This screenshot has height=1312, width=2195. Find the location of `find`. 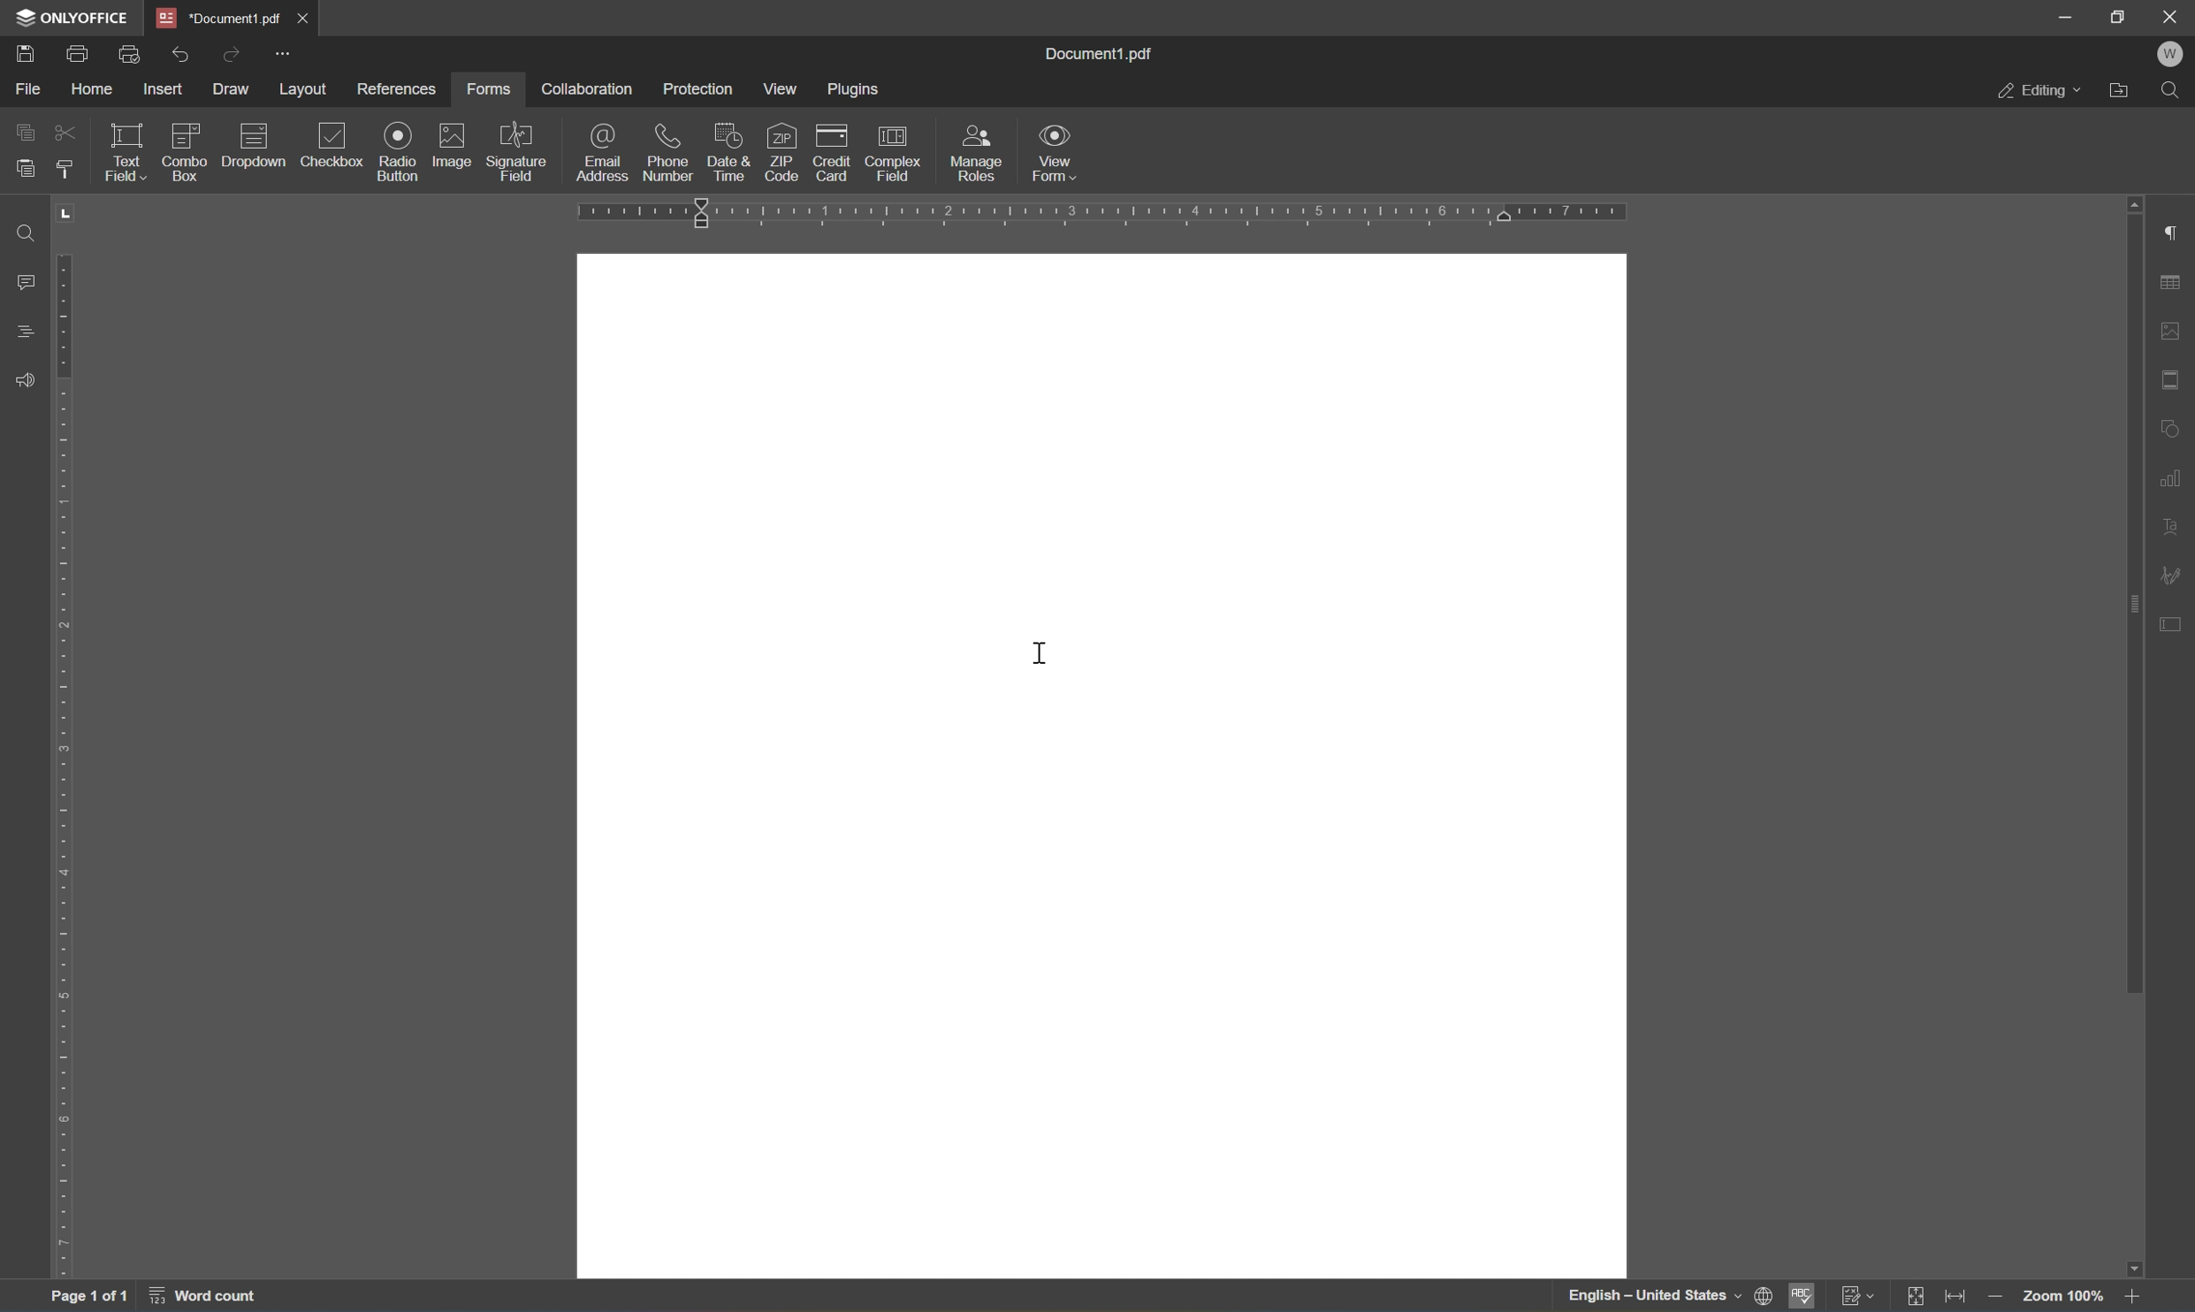

find is located at coordinates (2173, 89).